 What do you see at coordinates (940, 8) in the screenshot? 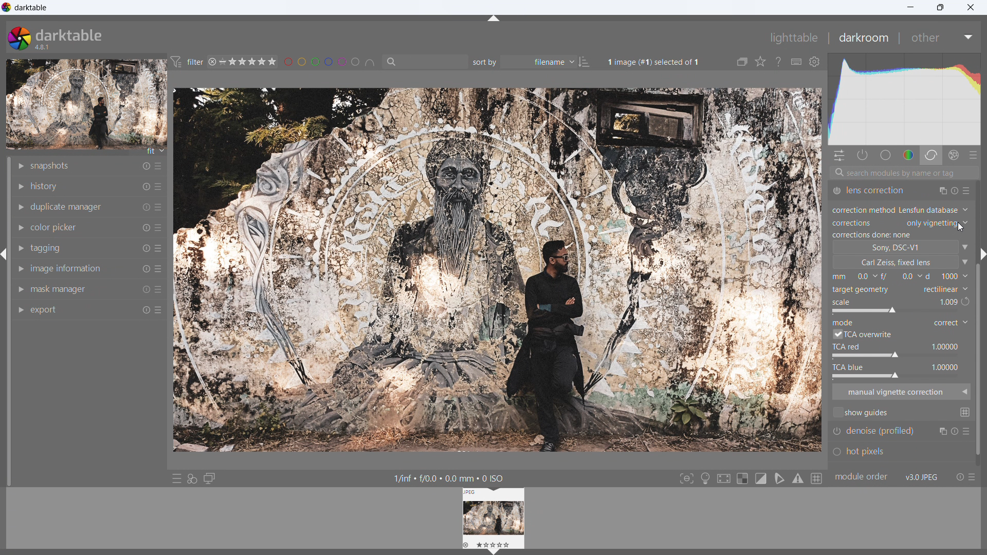
I see `maximize` at bounding box center [940, 8].